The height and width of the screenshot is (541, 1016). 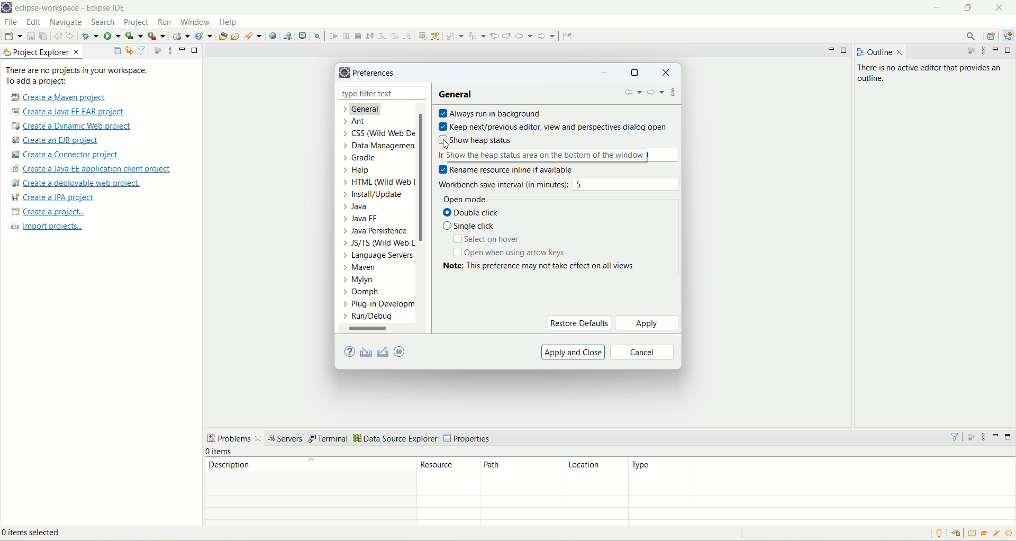 I want to click on next annotation, so click(x=455, y=36).